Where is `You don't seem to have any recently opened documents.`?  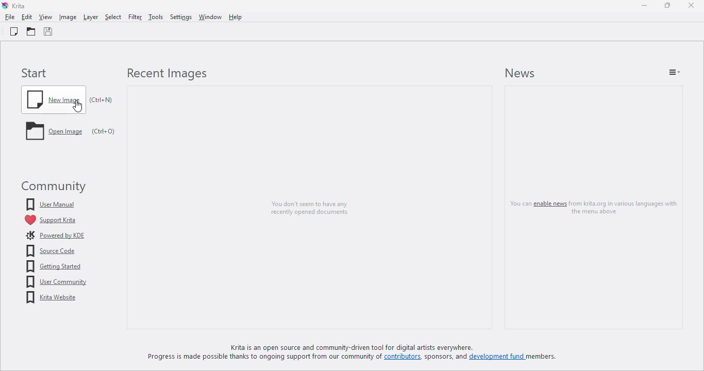
You don't seem to have any recently opened documents. is located at coordinates (307, 203).